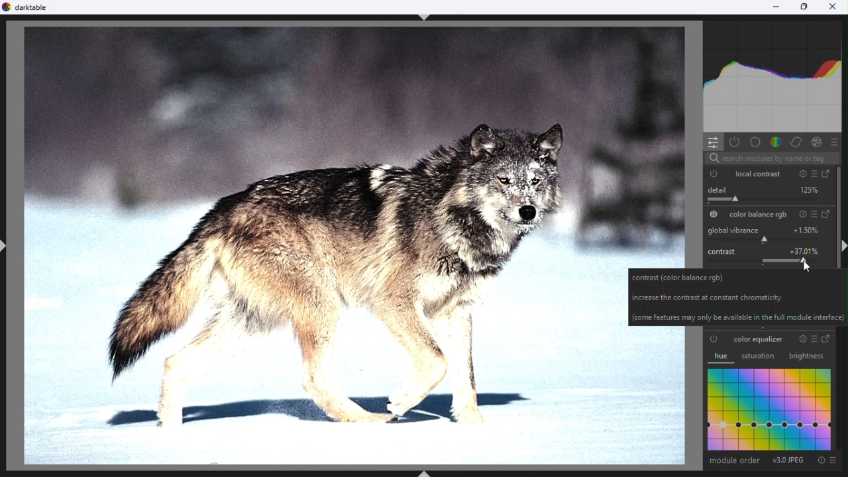 The height and width of the screenshot is (477, 848). I want to click on base, so click(756, 141).